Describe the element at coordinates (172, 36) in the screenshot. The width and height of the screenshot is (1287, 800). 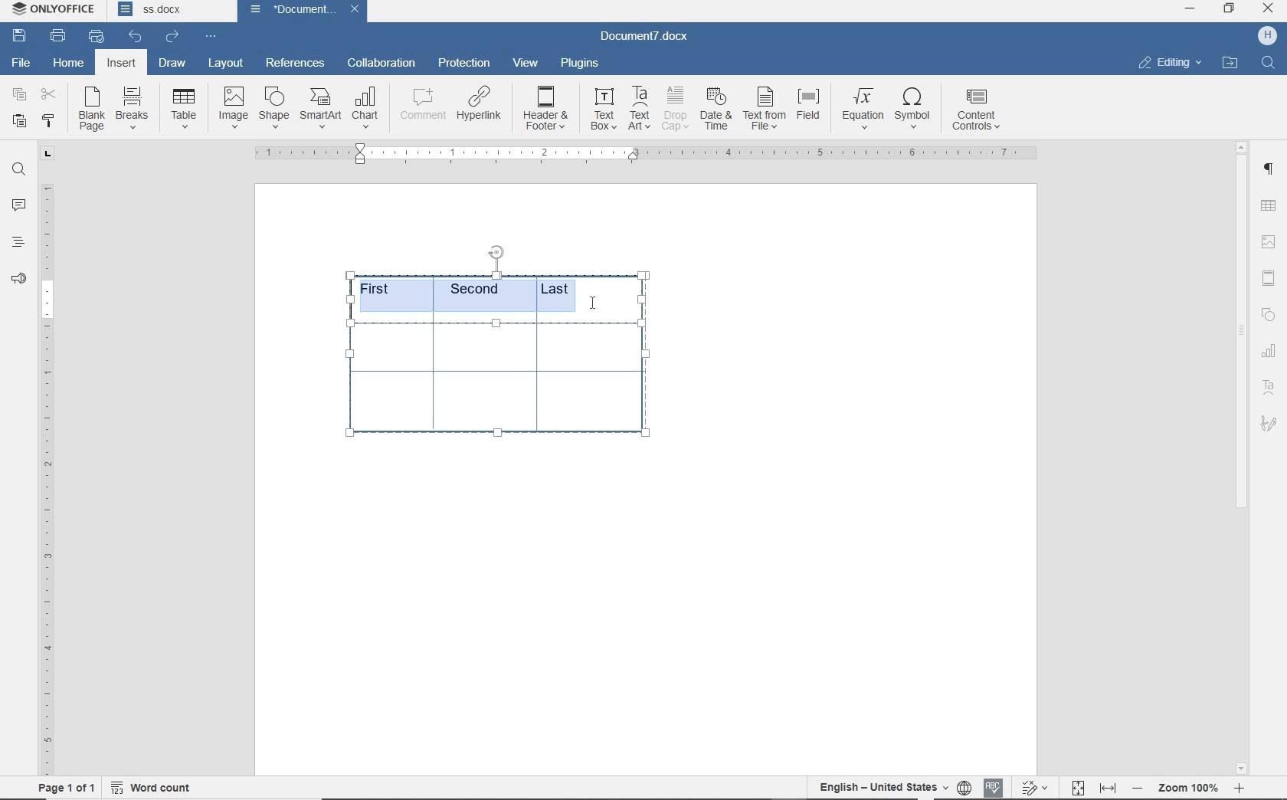
I see `redo` at that location.